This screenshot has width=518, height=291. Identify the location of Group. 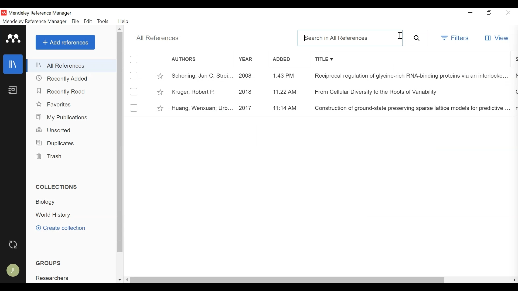
(52, 278).